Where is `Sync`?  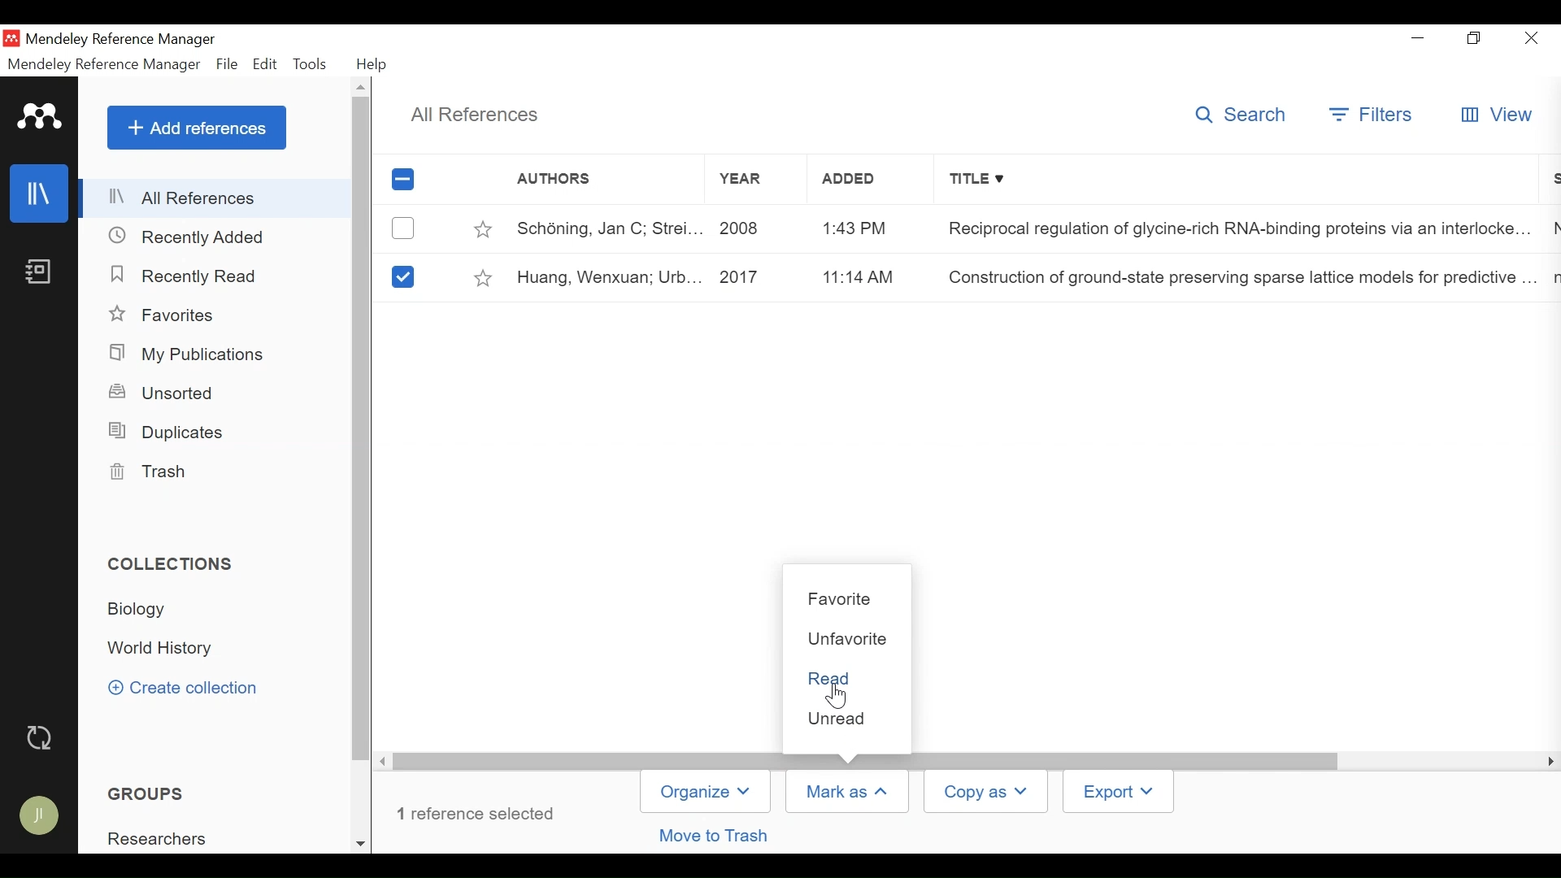 Sync is located at coordinates (42, 740).